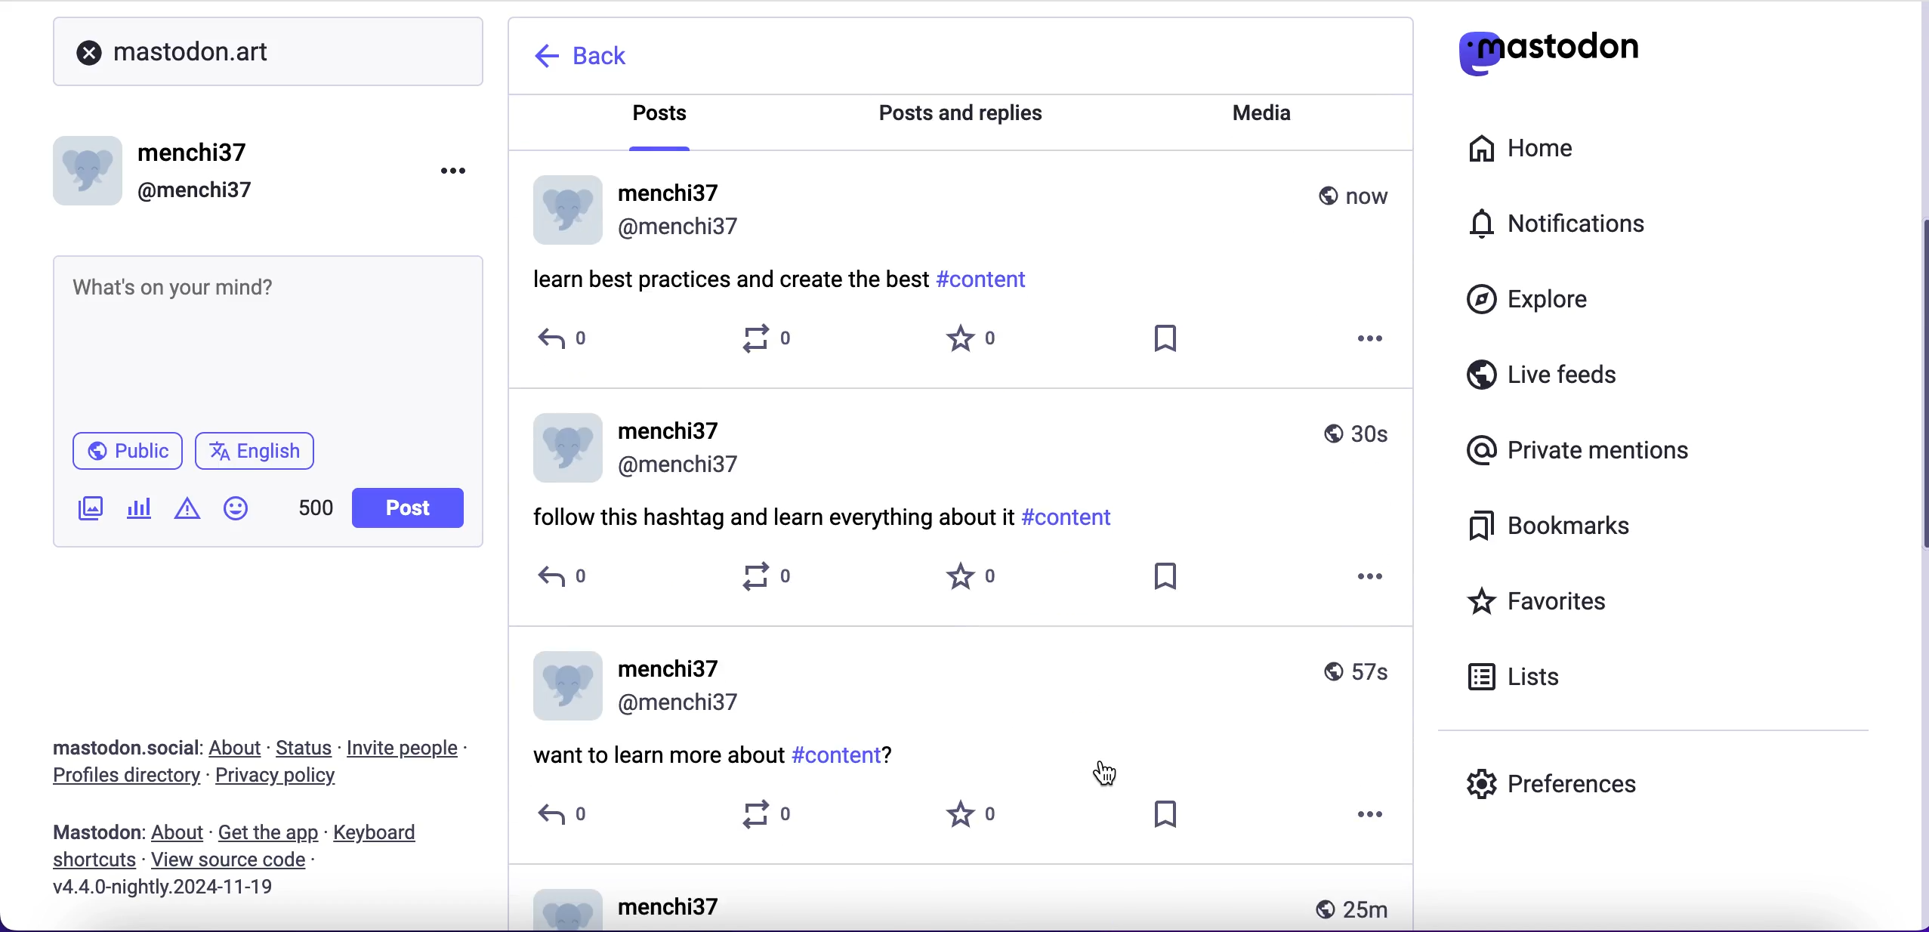  Describe the element at coordinates (269, 833) in the screenshot. I see `get the app` at that location.